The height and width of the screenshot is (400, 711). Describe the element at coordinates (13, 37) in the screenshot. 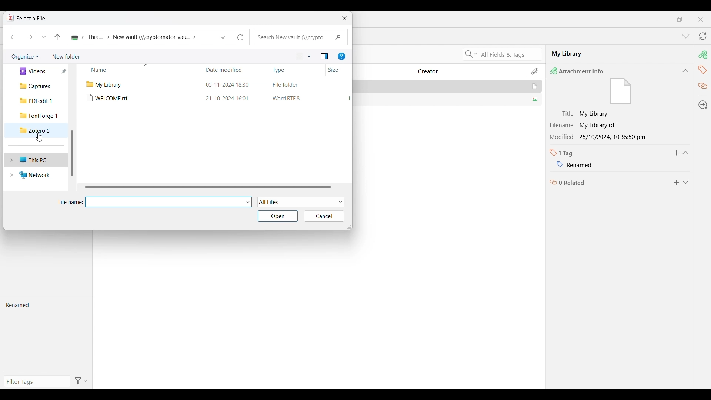

I see `Move back` at that location.